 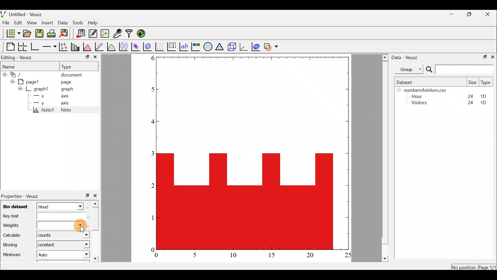 I want to click on plot key, so click(x=171, y=47).